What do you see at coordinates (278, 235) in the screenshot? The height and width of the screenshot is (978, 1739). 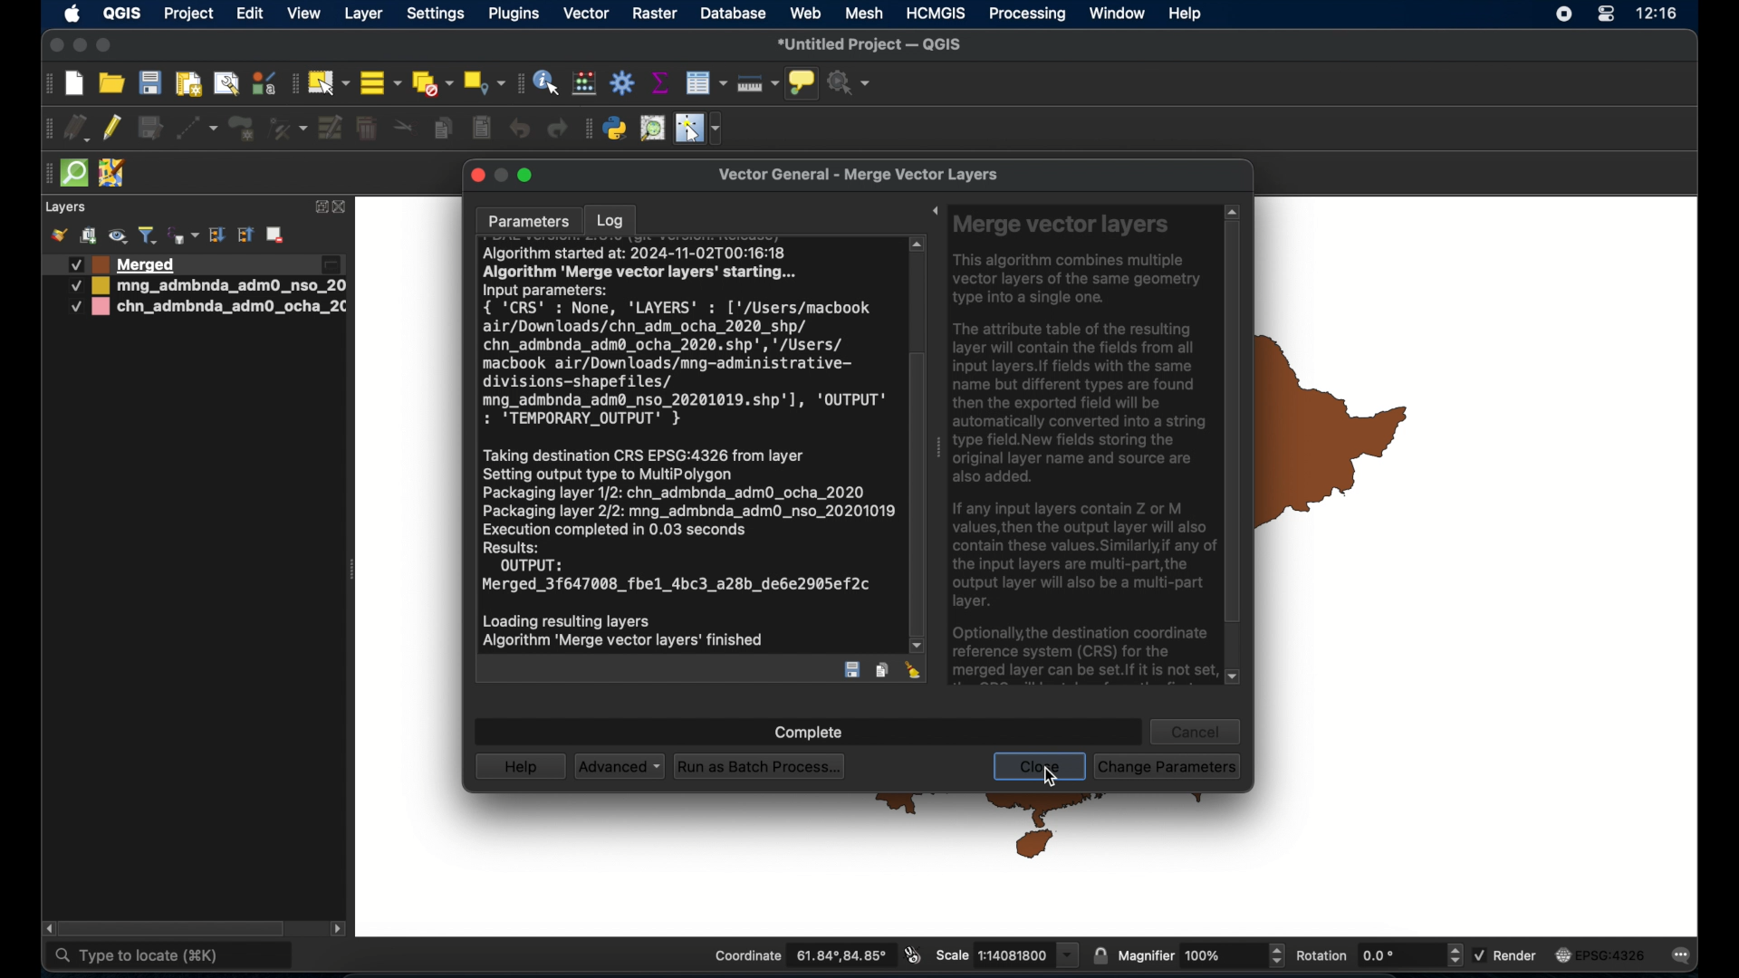 I see `remove layer/group` at bounding box center [278, 235].